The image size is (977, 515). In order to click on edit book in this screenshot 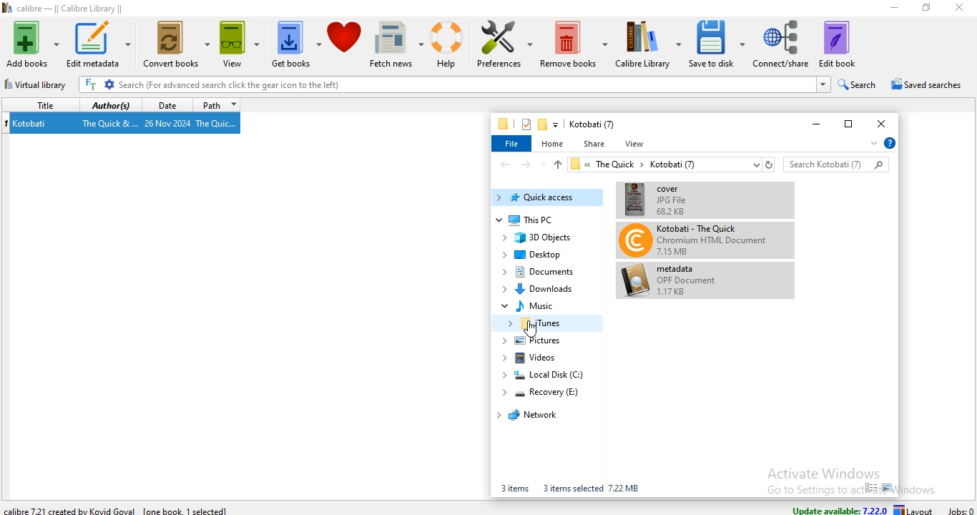, I will do `click(838, 44)`.